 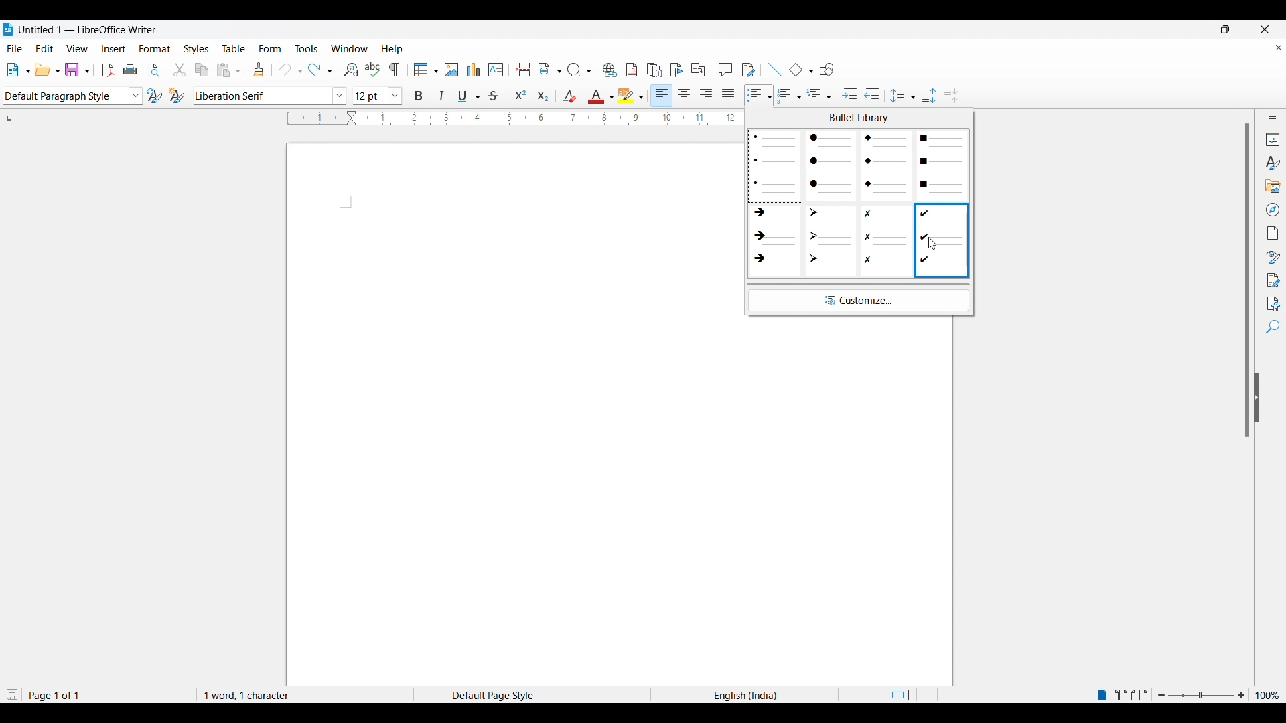 I want to click on insert book mark, so click(x=677, y=69).